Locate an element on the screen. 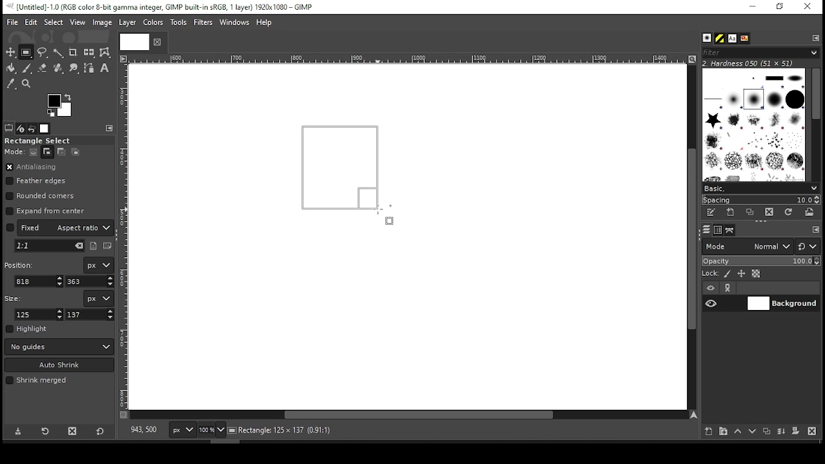 Image resolution: width=825 pixels, height=464 pixels. unit is located at coordinates (99, 266).